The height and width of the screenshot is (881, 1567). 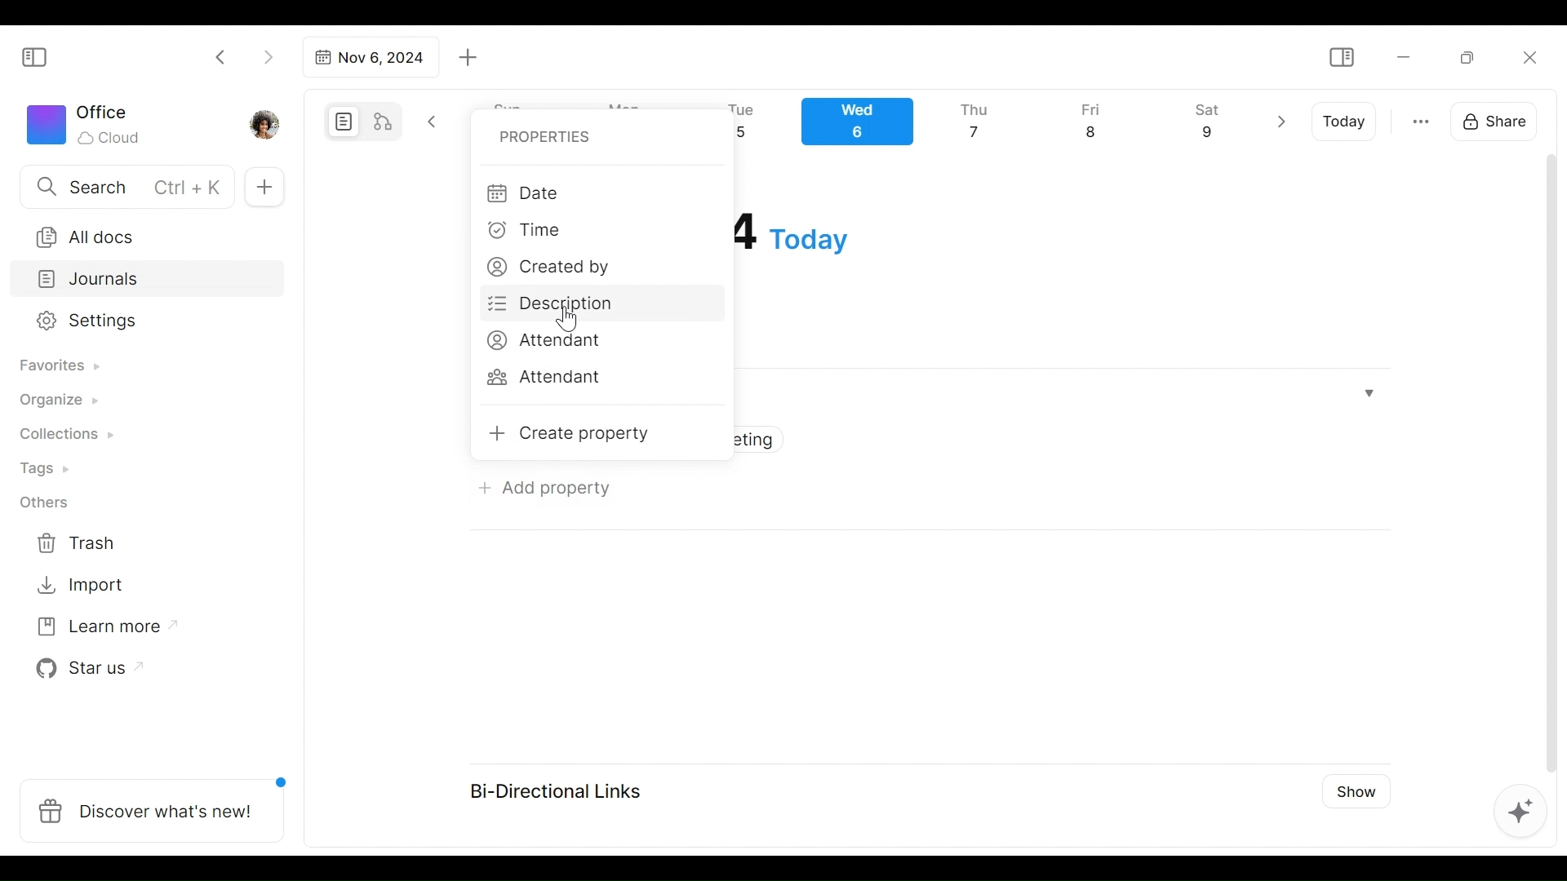 What do you see at coordinates (268, 55) in the screenshot?
I see `Click to go forward` at bounding box center [268, 55].